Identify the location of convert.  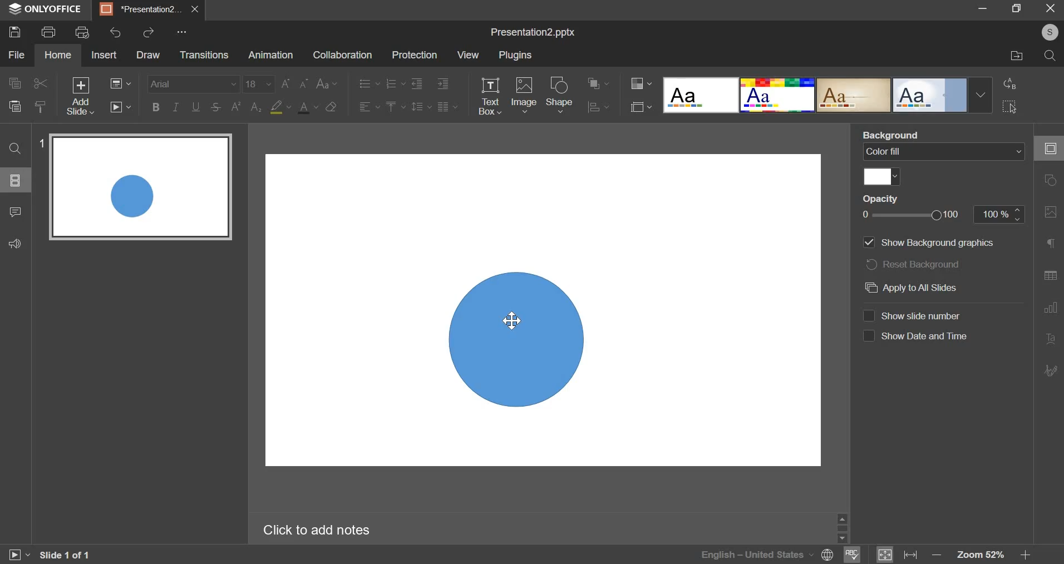
(1011, 84).